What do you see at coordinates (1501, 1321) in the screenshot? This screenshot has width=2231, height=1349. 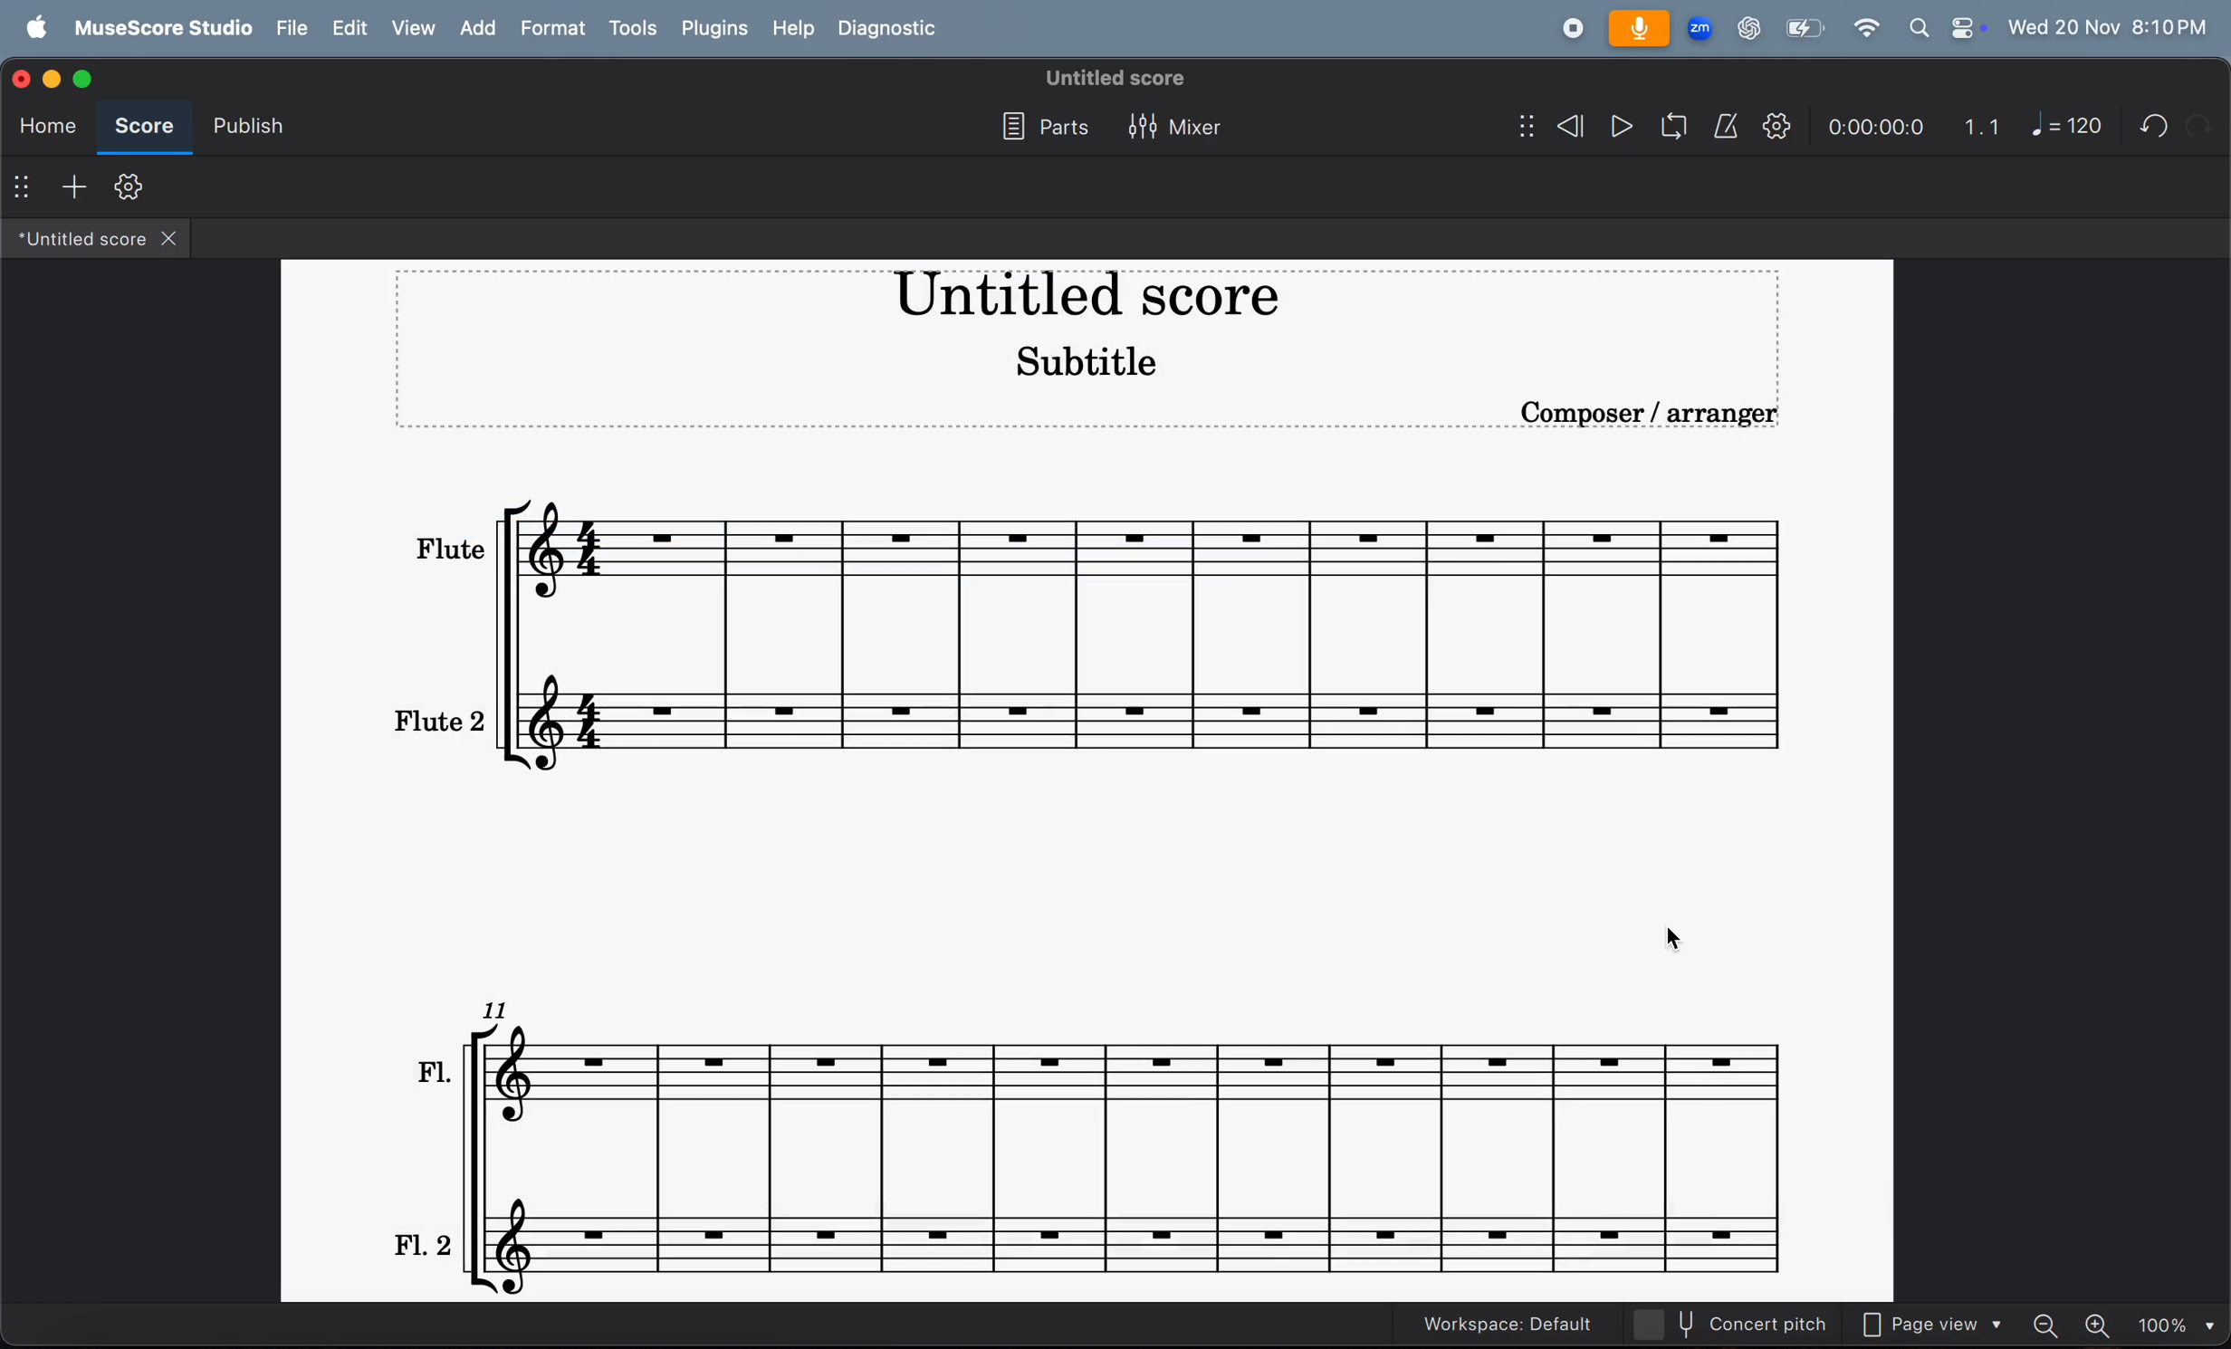 I see `workspace: default` at bounding box center [1501, 1321].